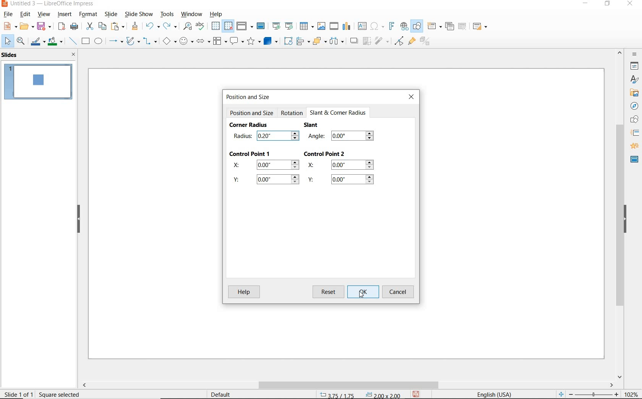 This screenshot has height=399, width=642. Describe the element at coordinates (170, 27) in the screenshot. I see `redo` at that location.